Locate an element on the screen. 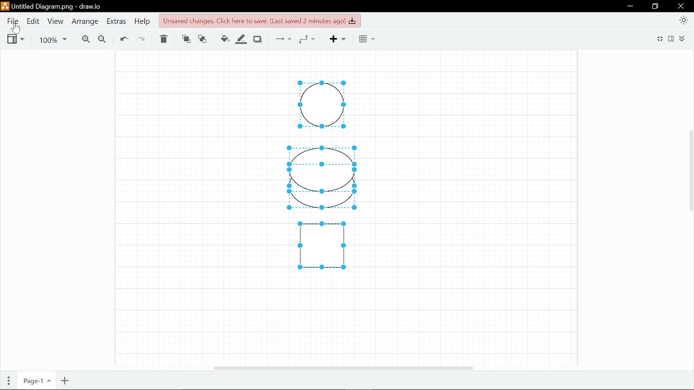 Image resolution: width=694 pixels, height=390 pixels. Redo is located at coordinates (141, 40).